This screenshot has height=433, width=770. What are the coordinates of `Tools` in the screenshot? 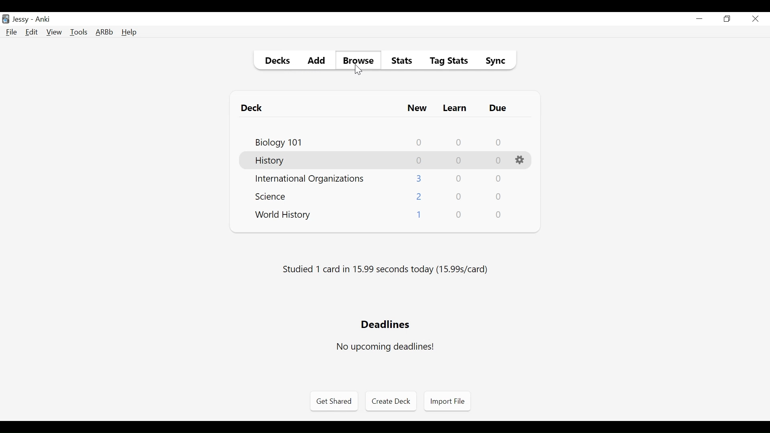 It's located at (80, 32).